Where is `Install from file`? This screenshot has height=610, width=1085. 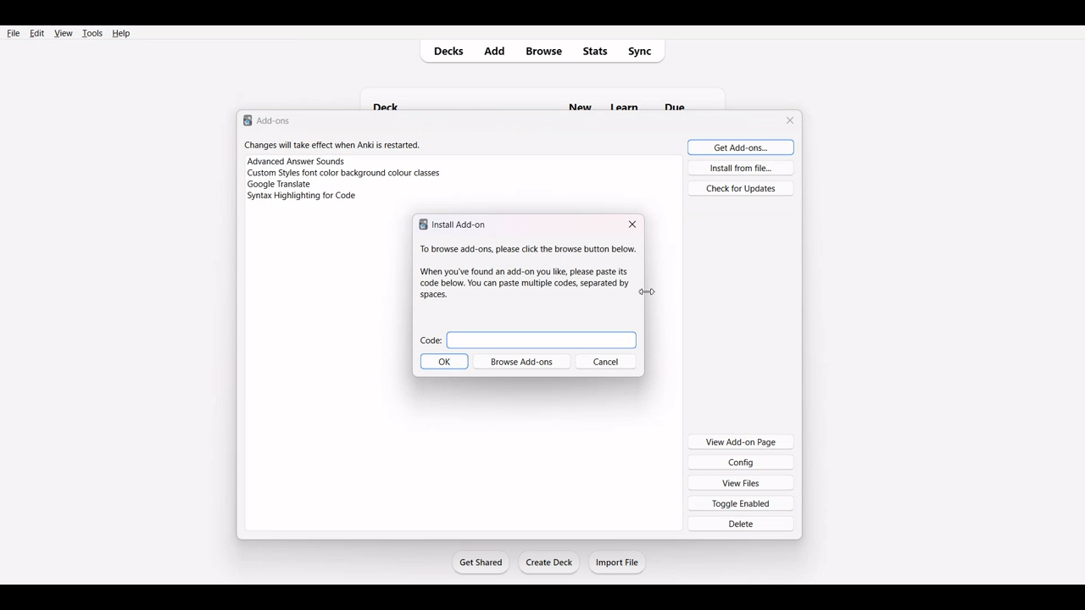 Install from file is located at coordinates (740, 168).